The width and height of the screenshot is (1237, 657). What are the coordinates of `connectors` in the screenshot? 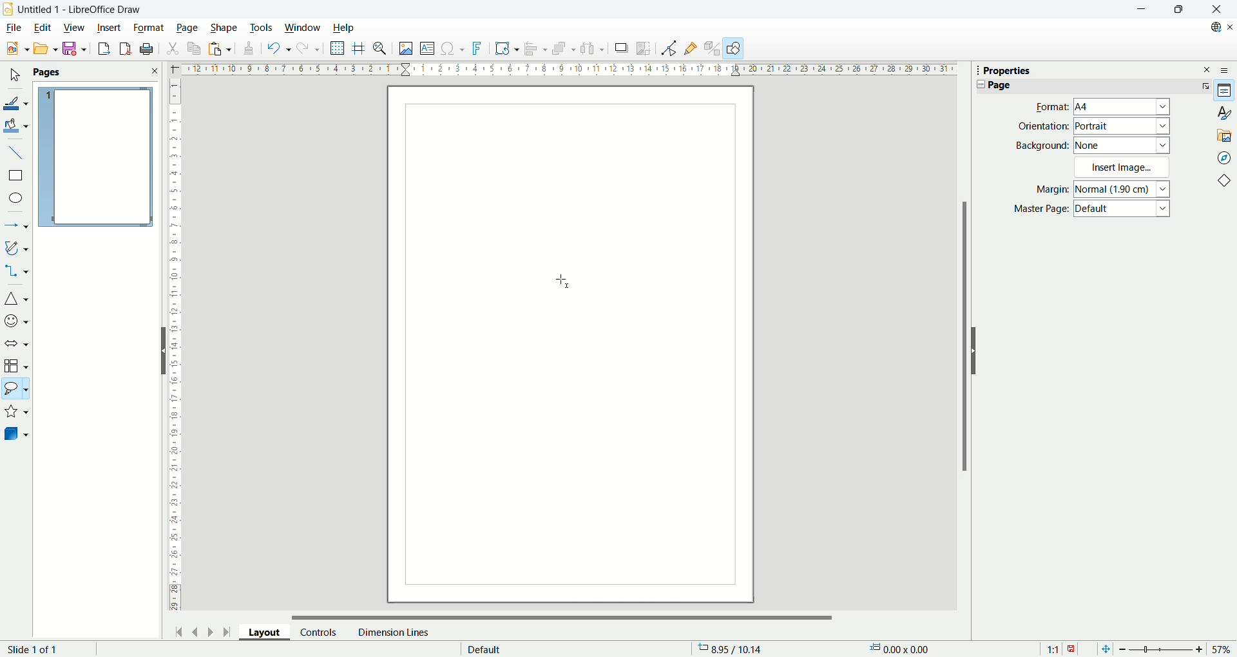 It's located at (16, 272).